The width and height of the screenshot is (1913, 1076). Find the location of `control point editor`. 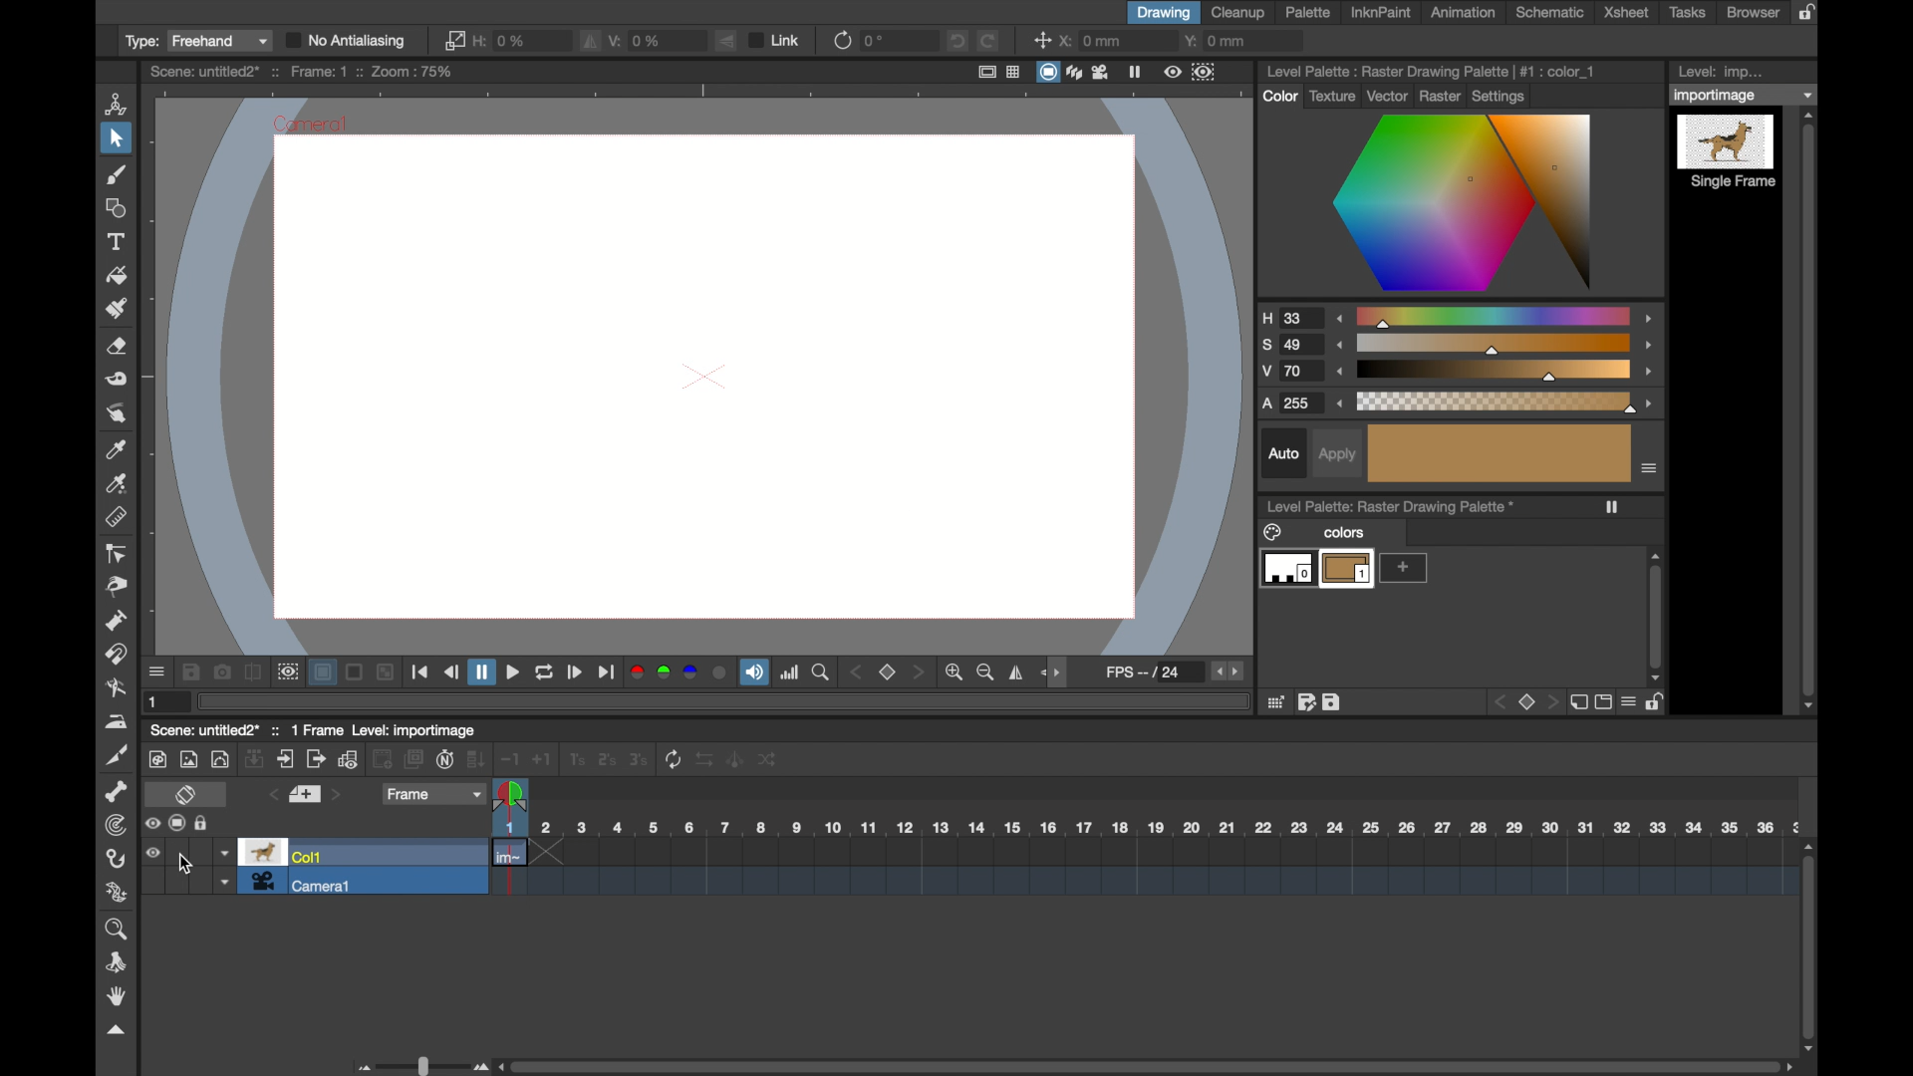

control point editor is located at coordinates (118, 554).